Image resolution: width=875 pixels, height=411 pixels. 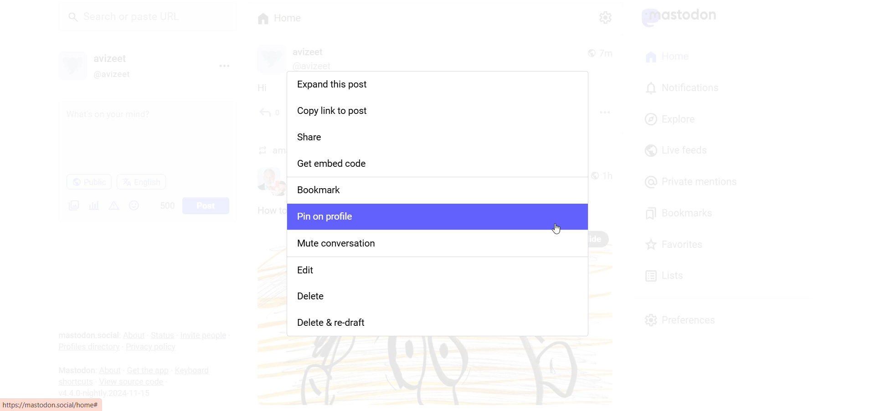 What do you see at coordinates (692, 182) in the screenshot?
I see `Private Mentions` at bounding box center [692, 182].